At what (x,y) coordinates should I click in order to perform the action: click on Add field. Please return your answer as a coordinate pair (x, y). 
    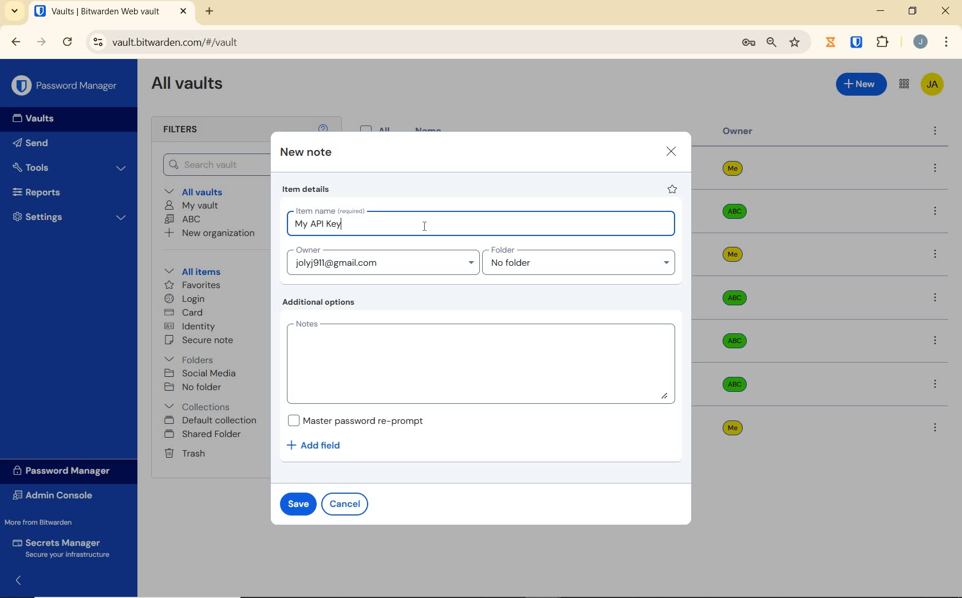
    Looking at the image, I should click on (320, 445).